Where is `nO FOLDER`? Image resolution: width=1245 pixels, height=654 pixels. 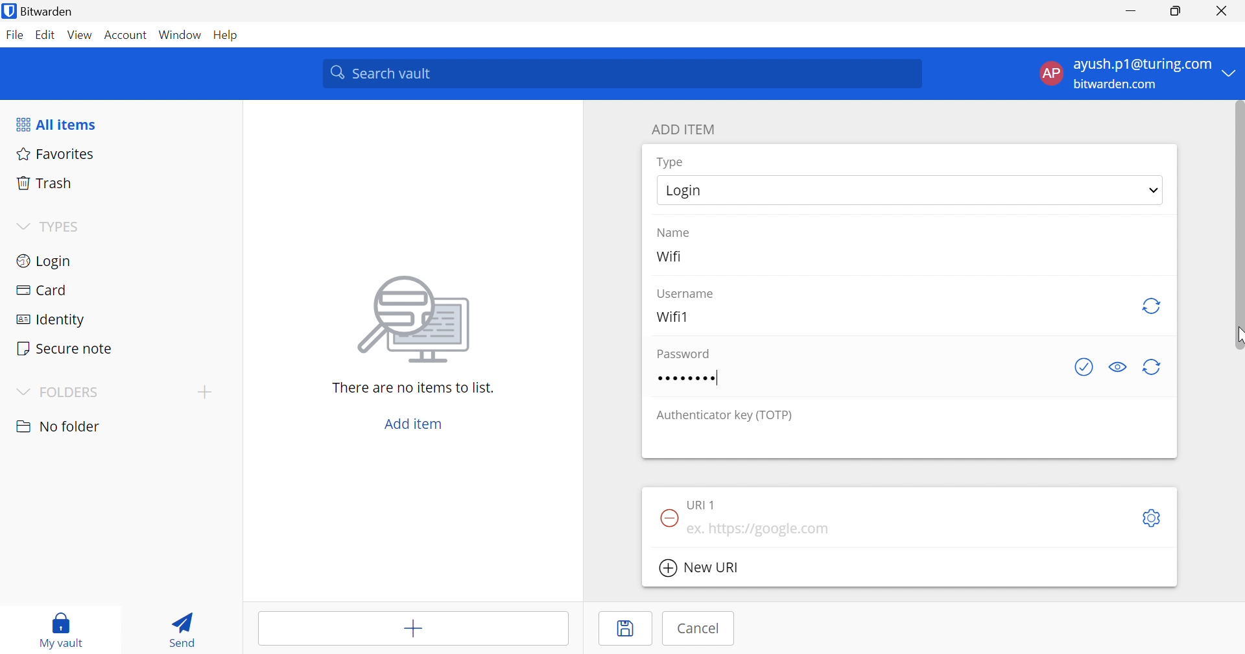 nO FOLDER is located at coordinates (58, 426).